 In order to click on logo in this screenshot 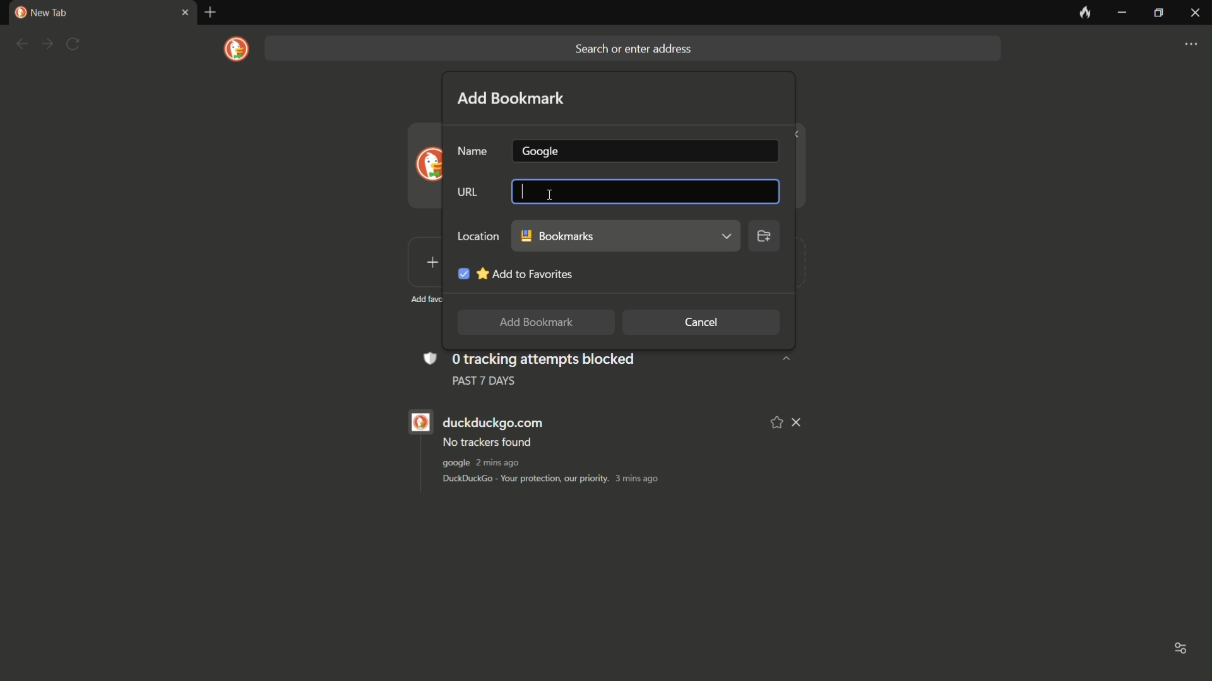, I will do `click(237, 49)`.